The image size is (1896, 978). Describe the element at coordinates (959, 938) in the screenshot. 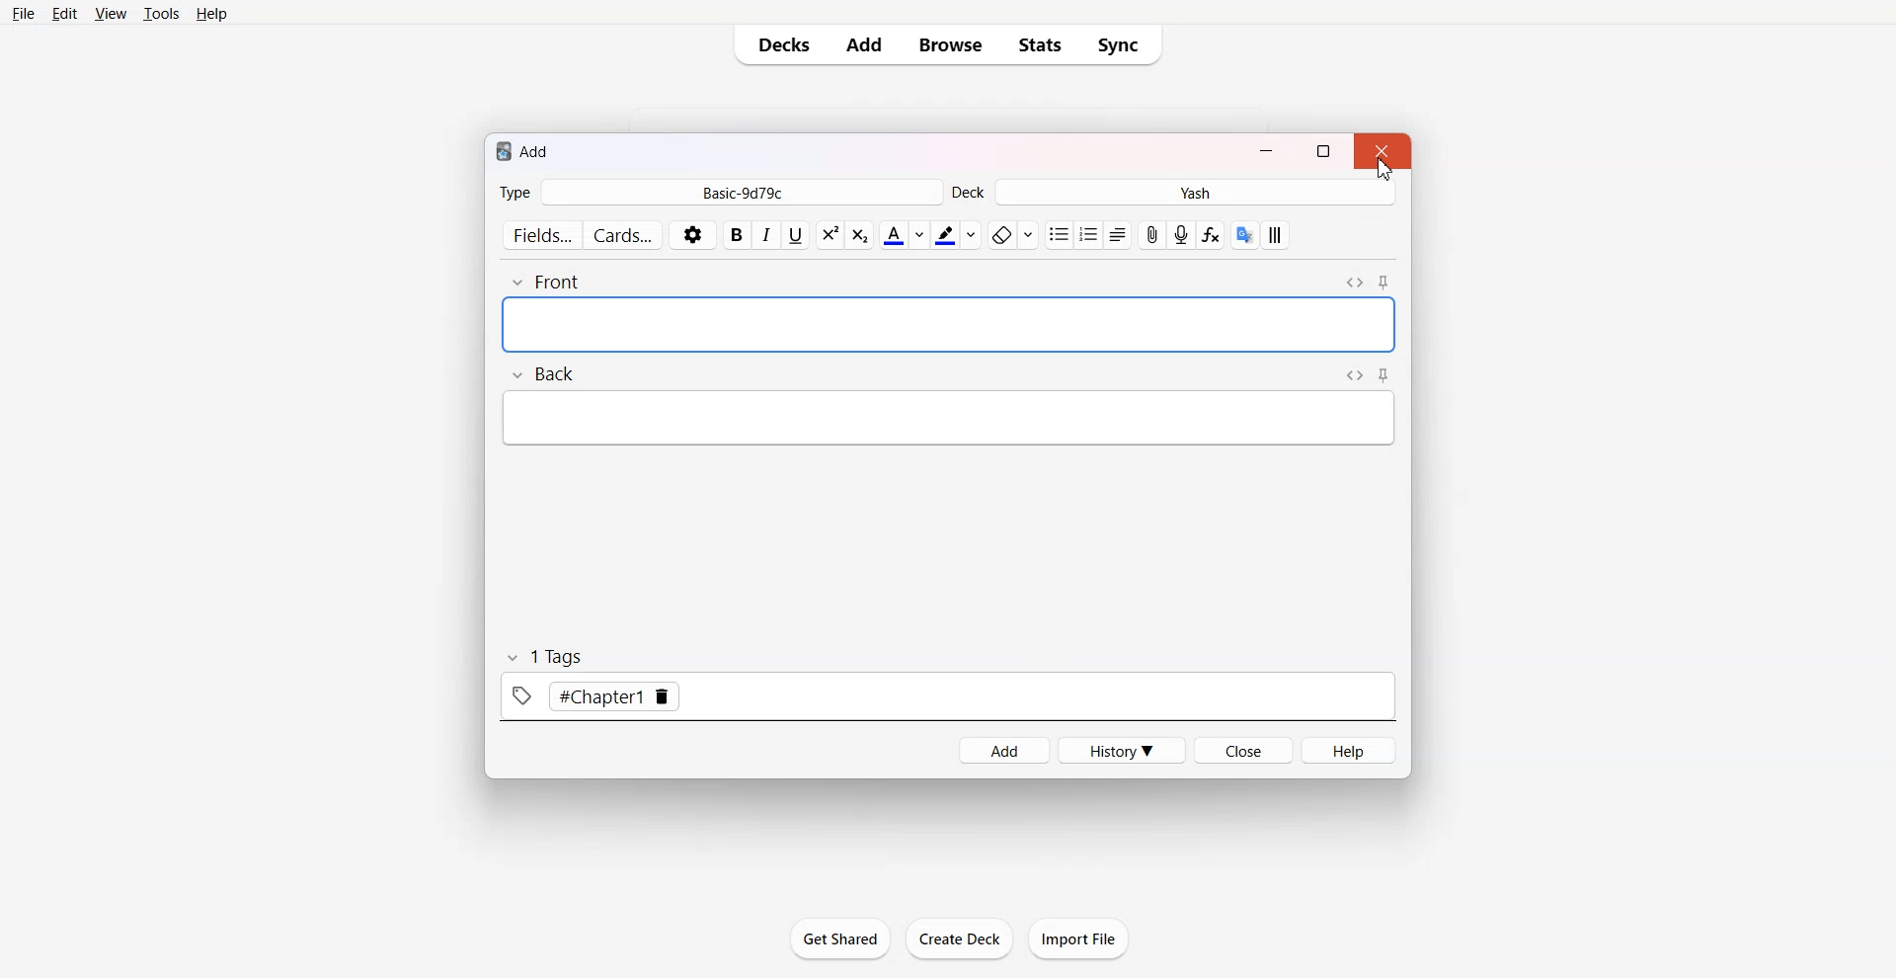

I see `Create Deck` at that location.